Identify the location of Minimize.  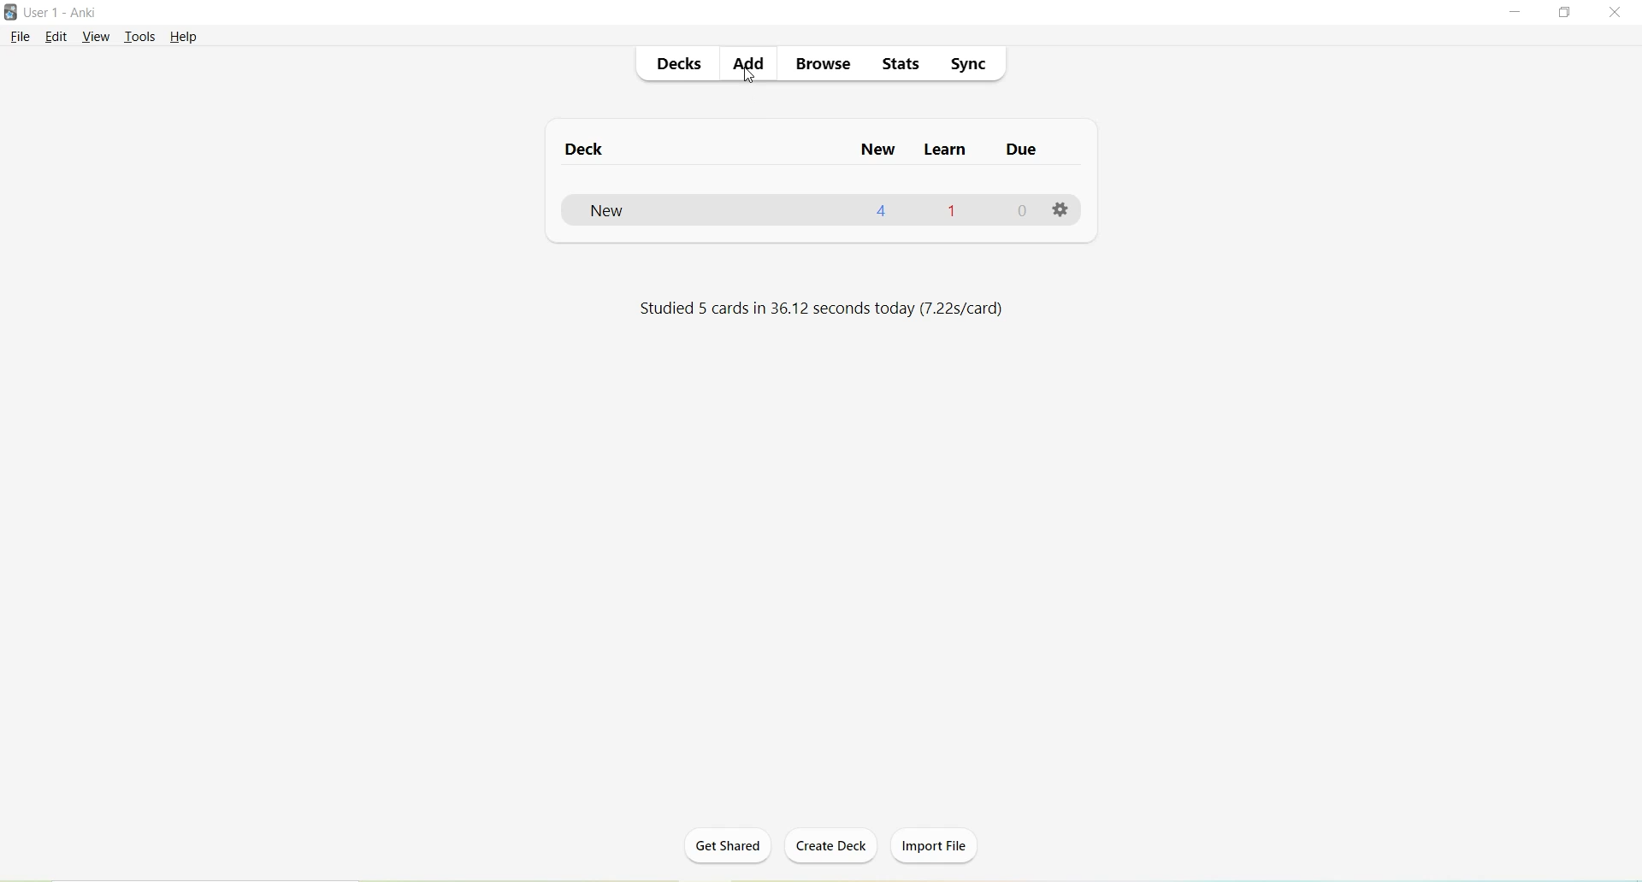
(1518, 14).